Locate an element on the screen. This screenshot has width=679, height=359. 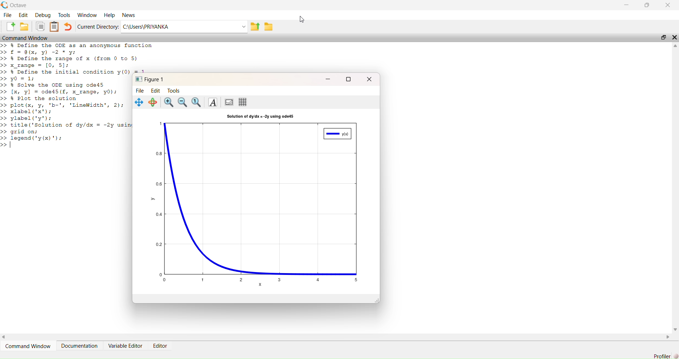
y is located at coordinates (153, 199).